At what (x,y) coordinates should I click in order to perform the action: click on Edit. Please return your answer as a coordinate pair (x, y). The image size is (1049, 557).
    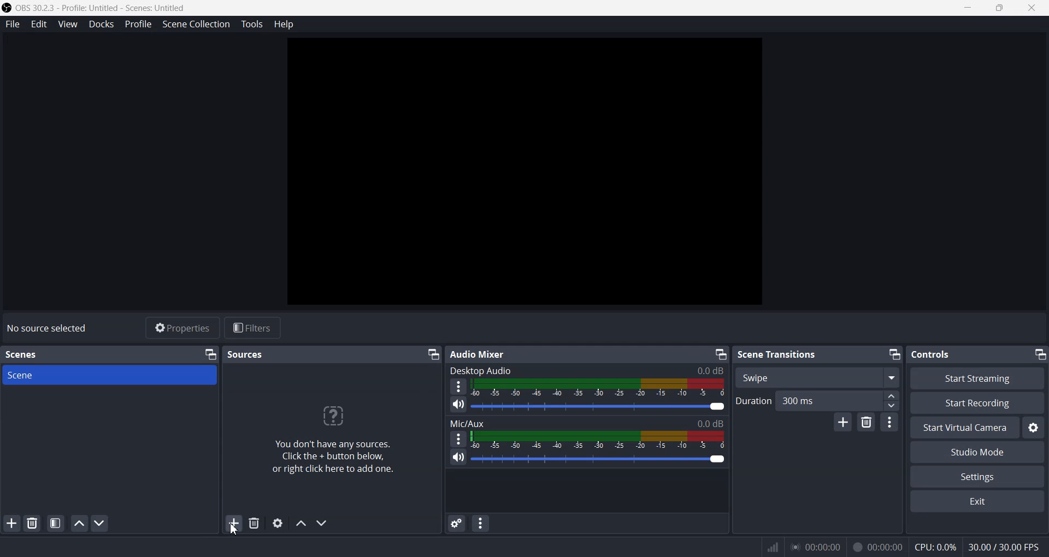
    Looking at the image, I should click on (40, 23).